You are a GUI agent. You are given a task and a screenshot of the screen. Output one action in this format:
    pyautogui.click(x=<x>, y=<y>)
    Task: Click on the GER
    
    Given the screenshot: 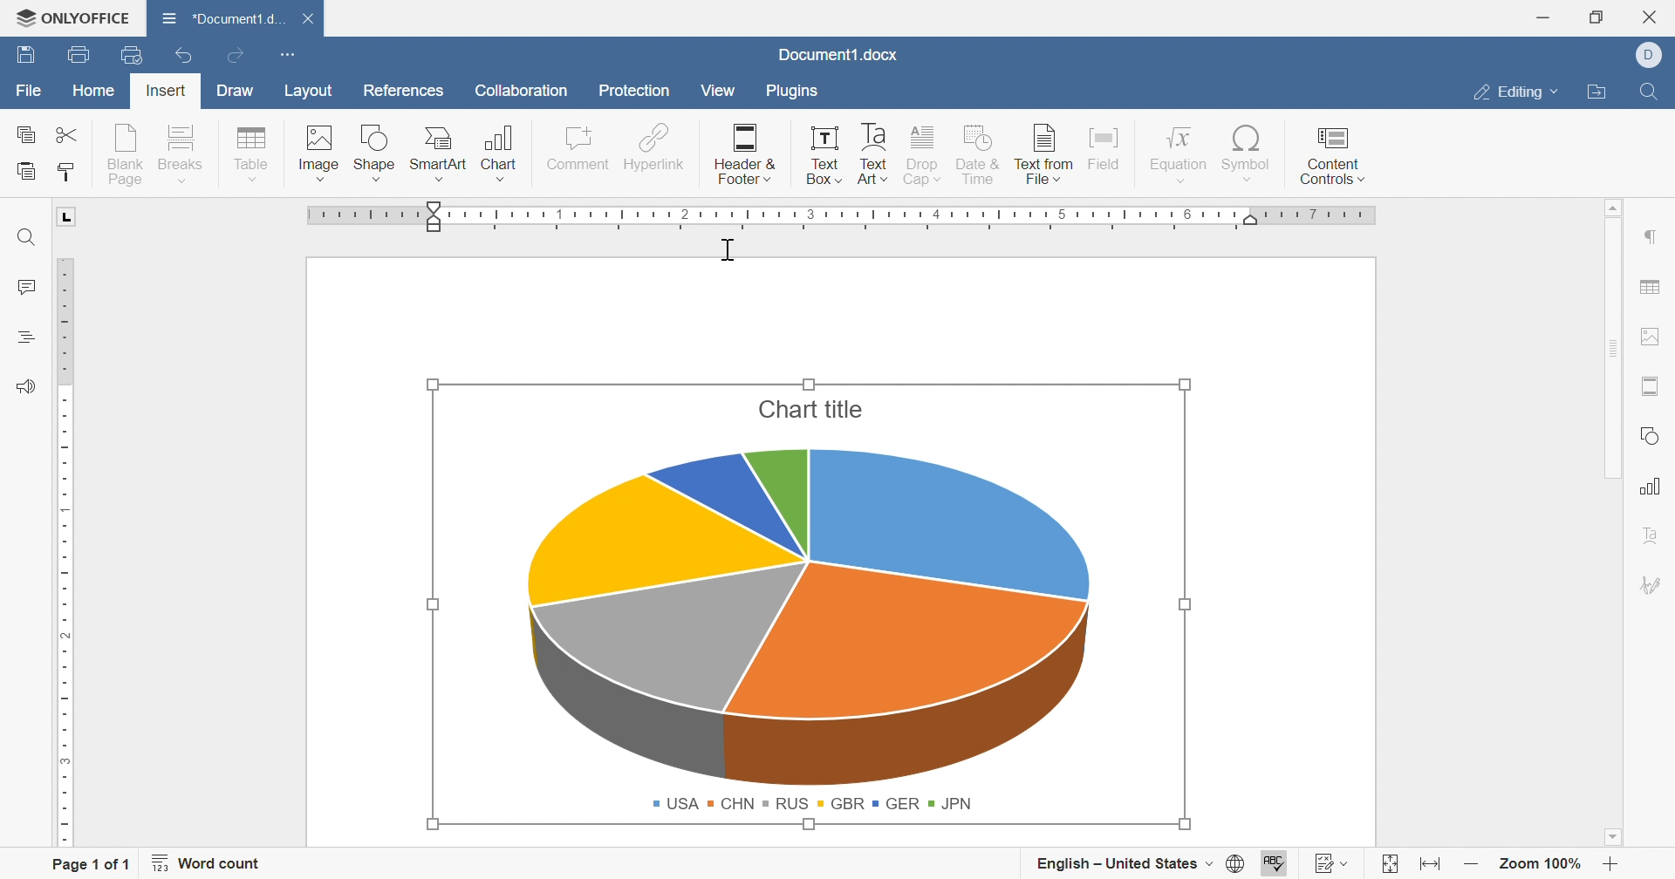 What is the action you would take?
    pyautogui.click(x=896, y=801)
    